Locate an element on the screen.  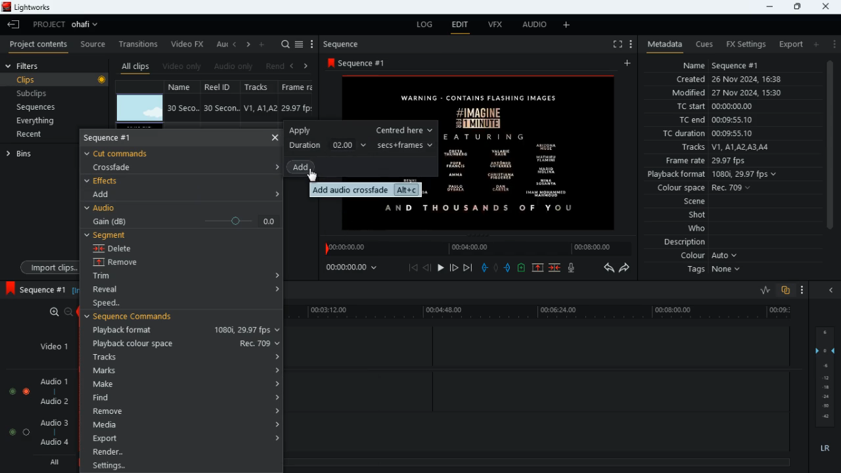
Accordion is located at coordinates (274, 271).